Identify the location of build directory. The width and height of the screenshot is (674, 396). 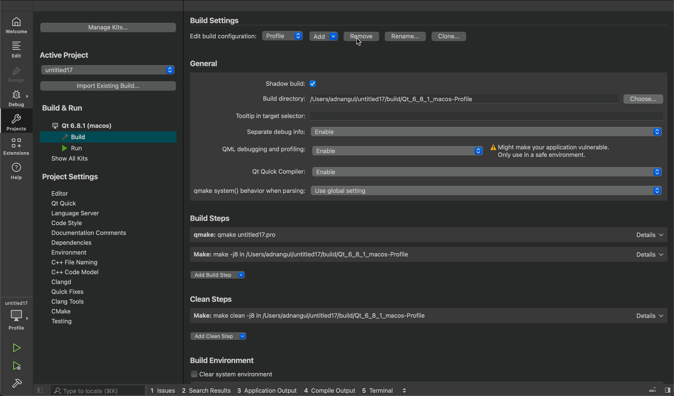
(279, 99).